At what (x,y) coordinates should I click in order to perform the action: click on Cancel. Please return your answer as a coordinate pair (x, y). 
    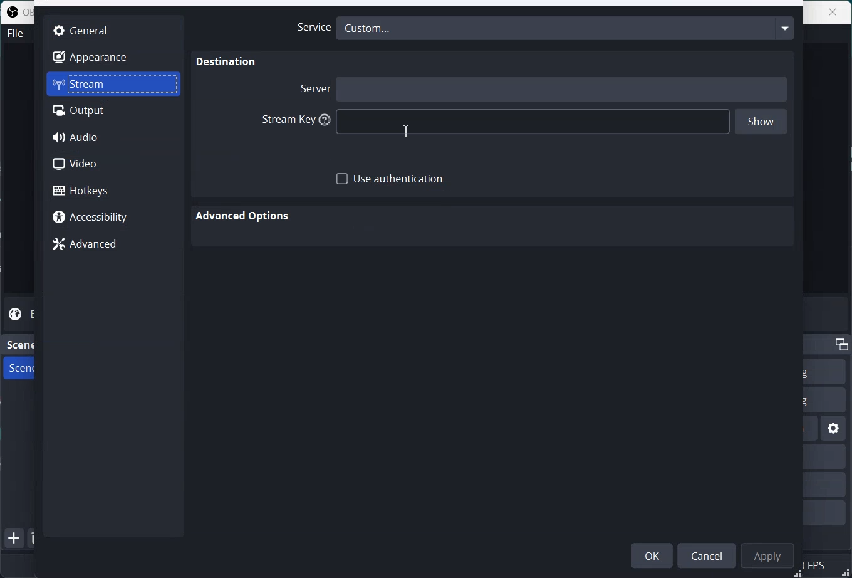
    Looking at the image, I should click on (709, 555).